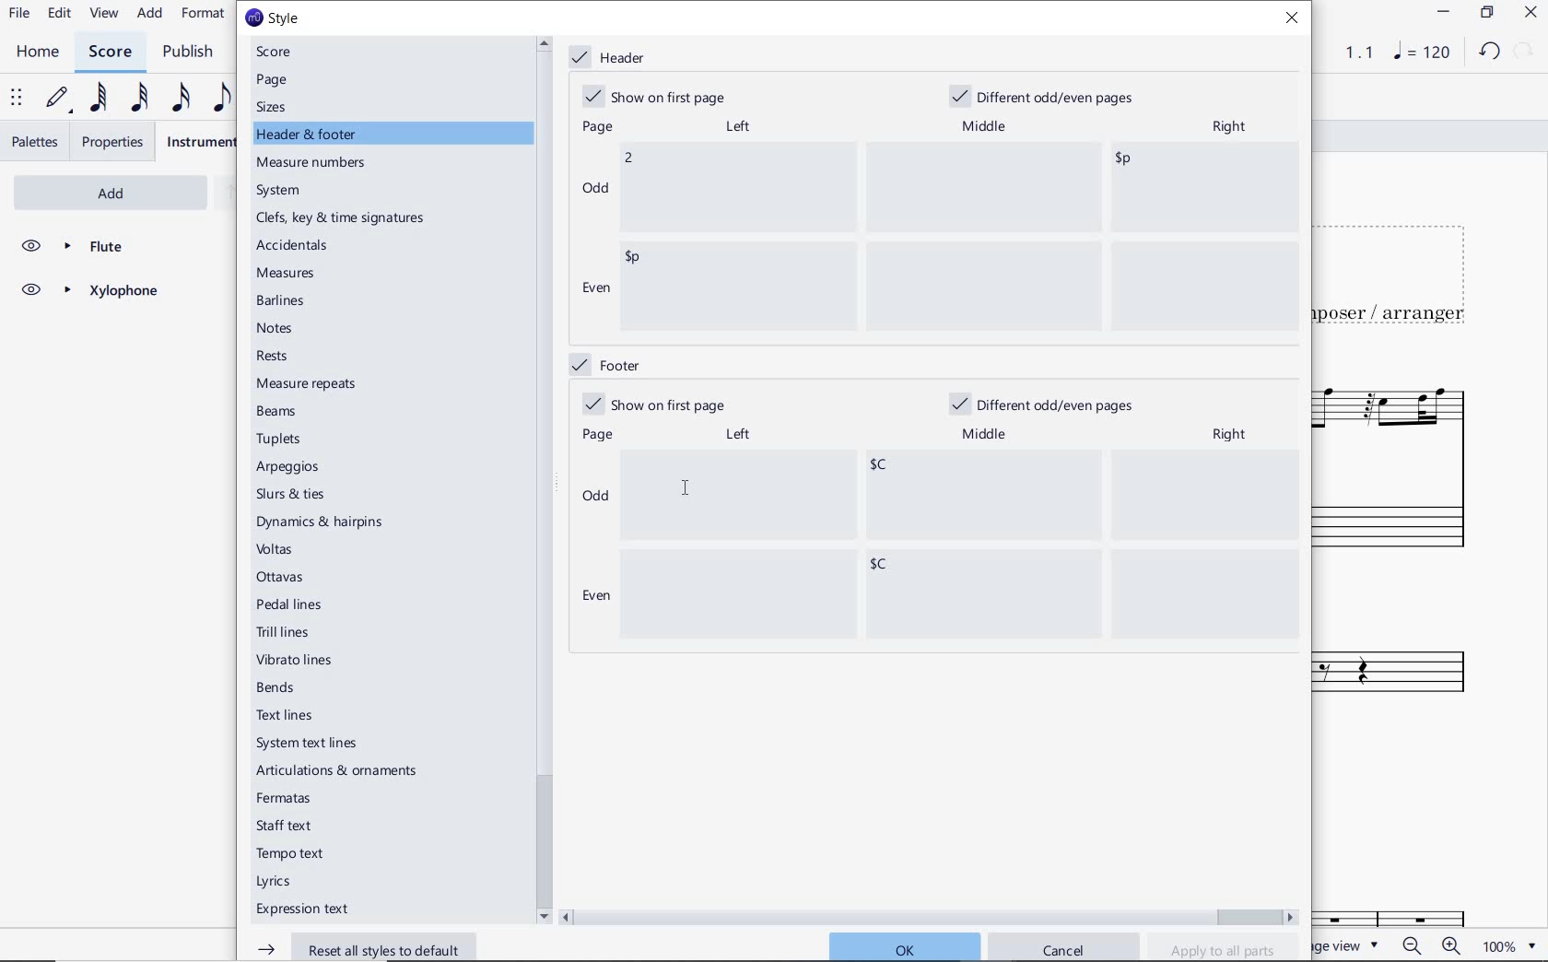 The image size is (1548, 962). Describe the element at coordinates (151, 13) in the screenshot. I see `ADD` at that location.